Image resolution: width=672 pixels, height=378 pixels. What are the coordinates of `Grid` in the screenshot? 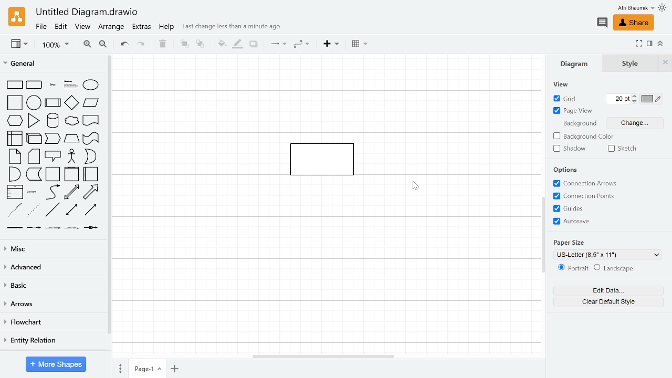 It's located at (569, 98).